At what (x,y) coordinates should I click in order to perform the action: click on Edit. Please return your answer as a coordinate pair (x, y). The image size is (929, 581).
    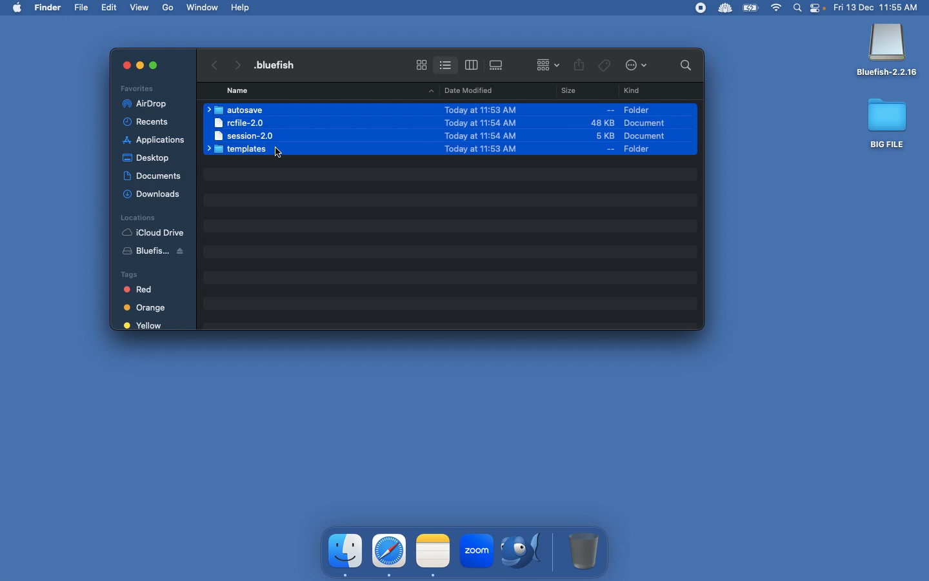
    Looking at the image, I should click on (110, 7).